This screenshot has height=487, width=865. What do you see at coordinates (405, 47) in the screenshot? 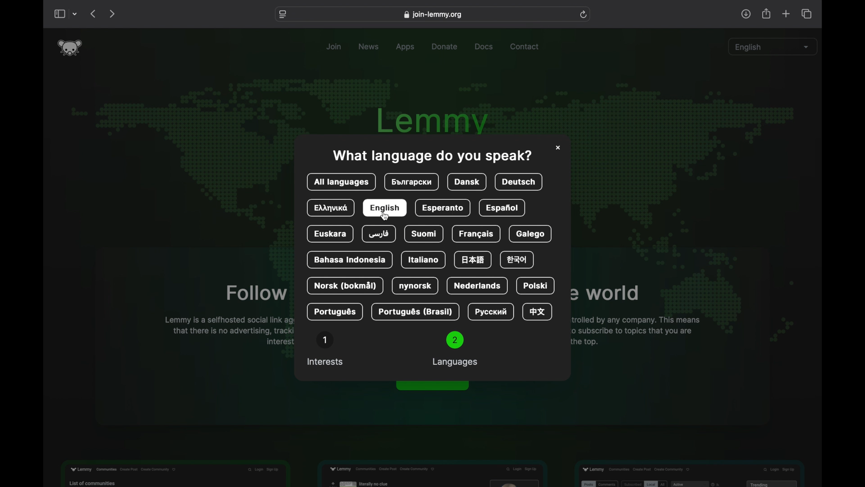
I see `apps` at bounding box center [405, 47].